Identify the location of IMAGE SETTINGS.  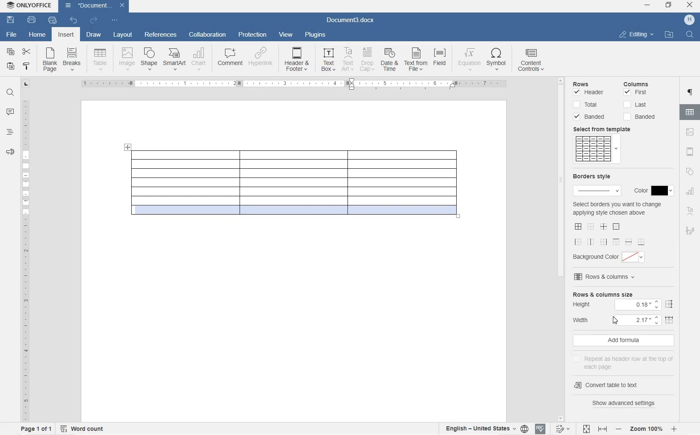
(691, 132).